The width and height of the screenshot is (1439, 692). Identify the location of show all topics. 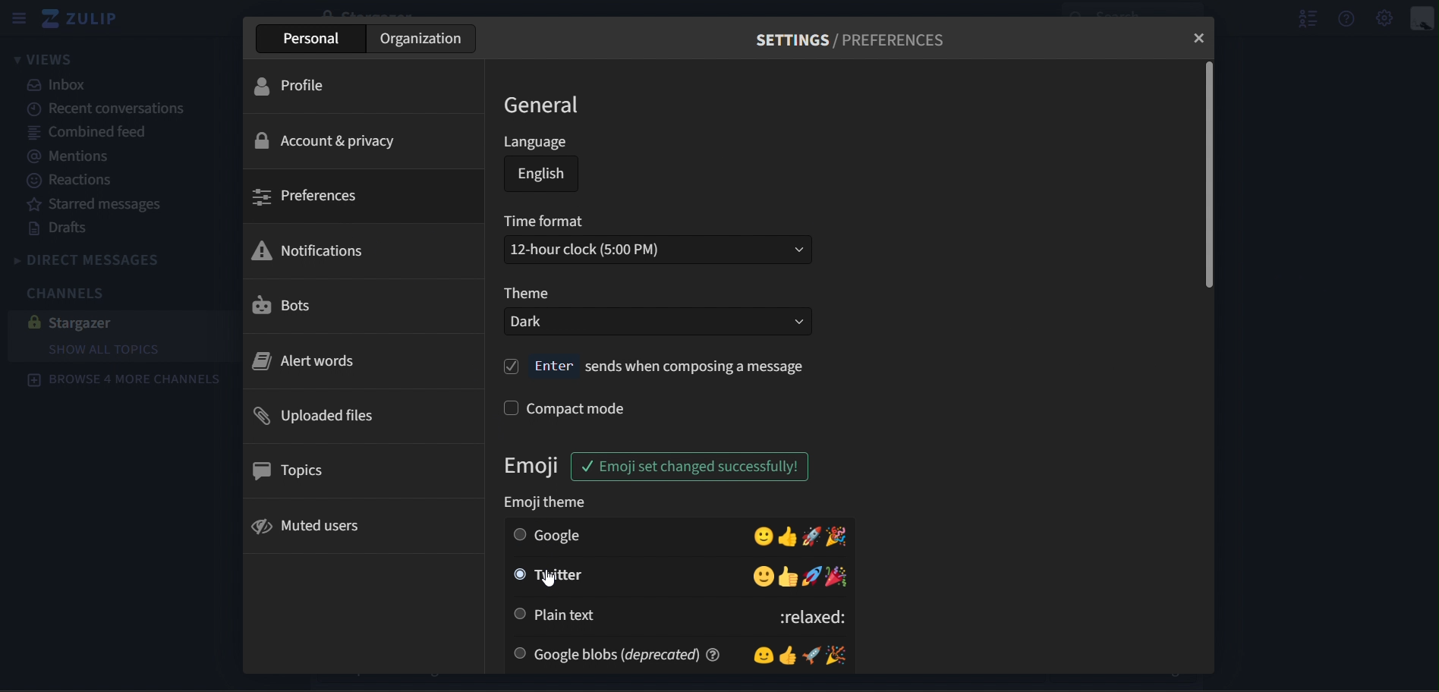
(109, 349).